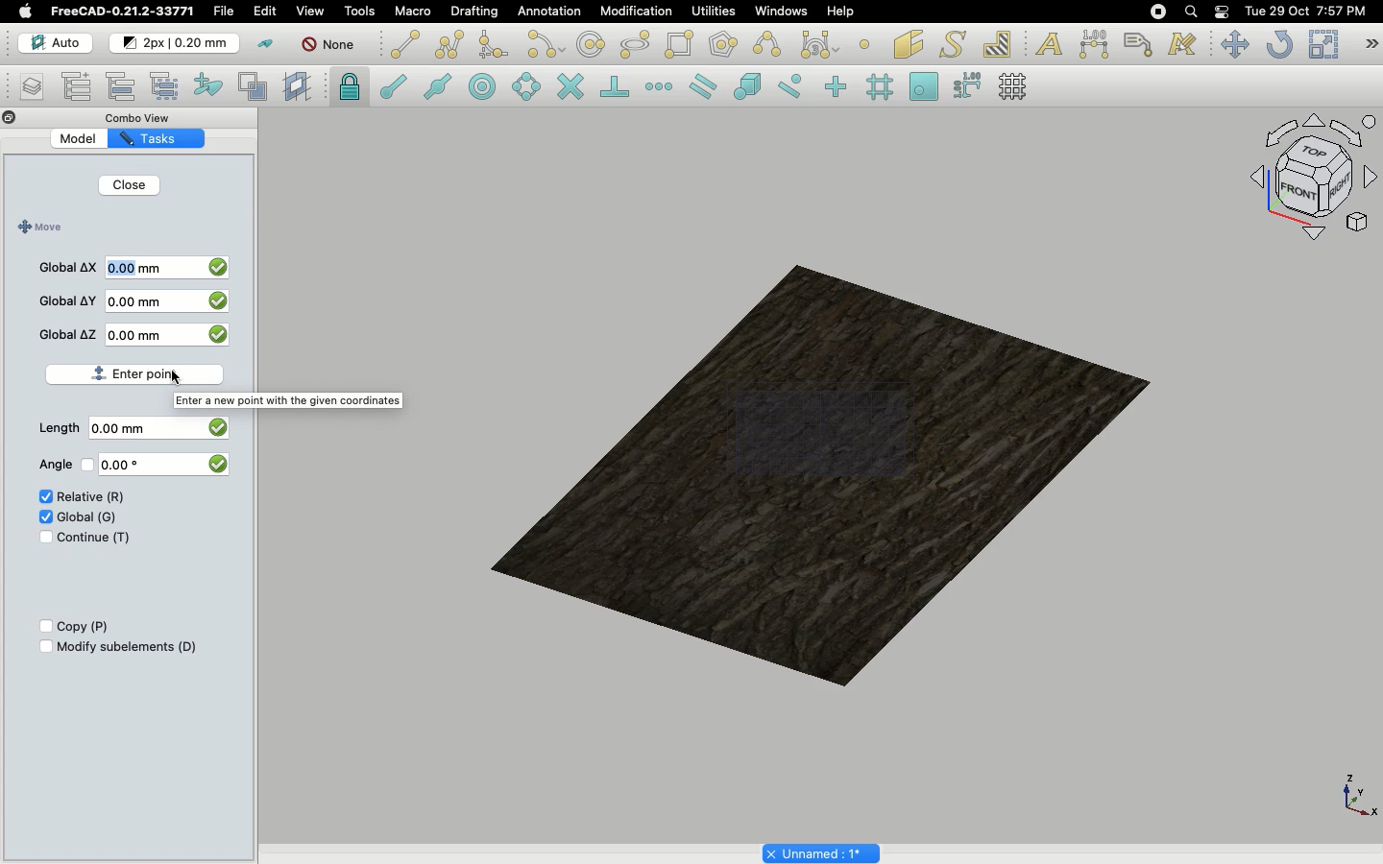 The width and height of the screenshot is (1383, 864). Describe the element at coordinates (618, 88) in the screenshot. I see `Snap perpendicular` at that location.